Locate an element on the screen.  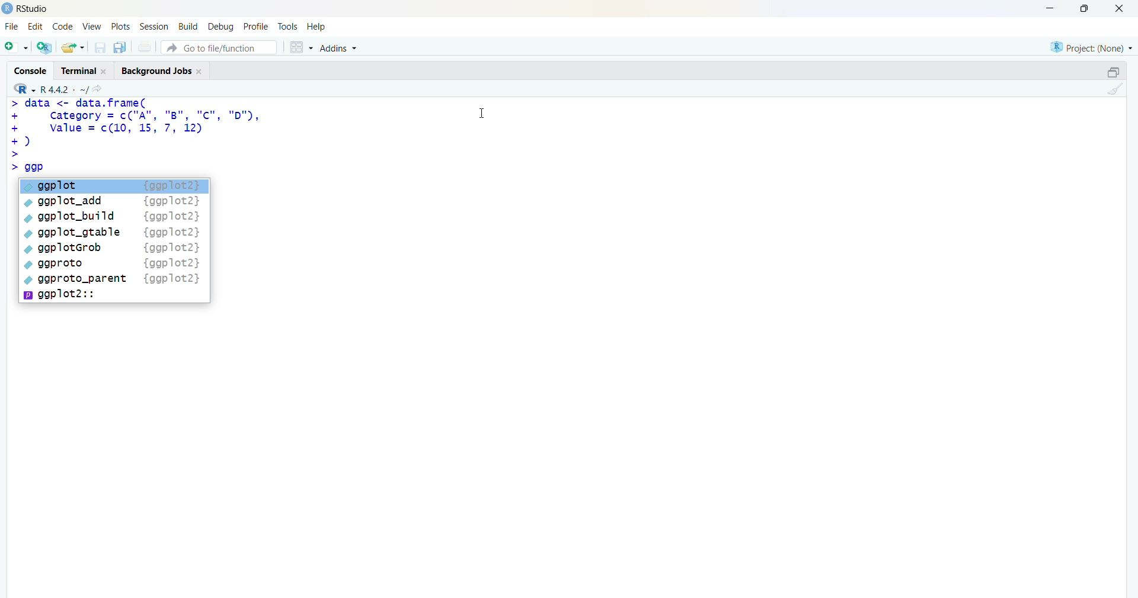
selected project - none is located at coordinates (1093, 47).